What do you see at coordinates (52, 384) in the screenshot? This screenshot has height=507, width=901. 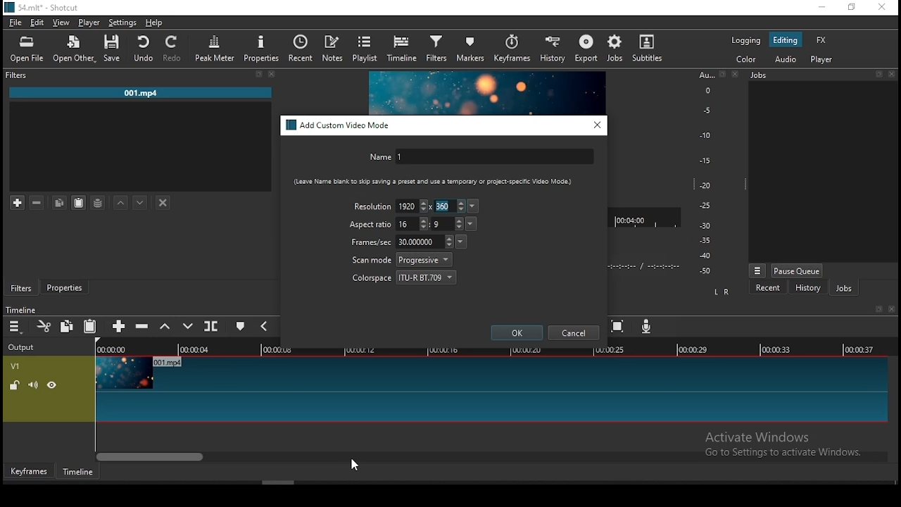 I see `hide video track` at bounding box center [52, 384].